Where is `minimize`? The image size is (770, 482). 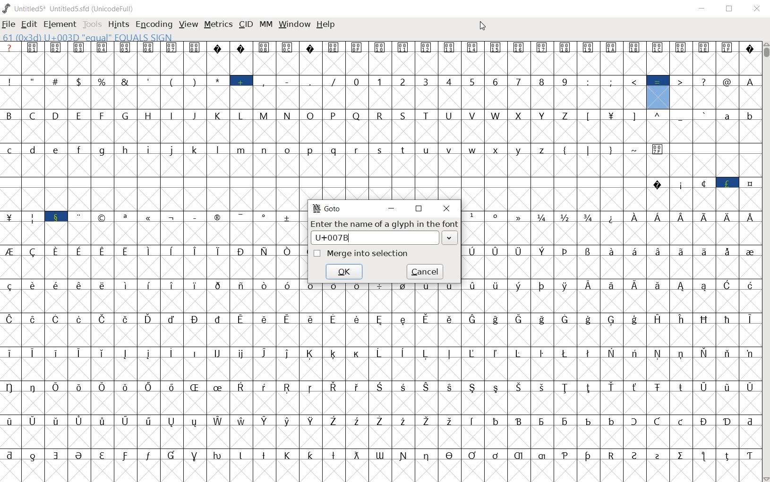 minimize is located at coordinates (391, 207).